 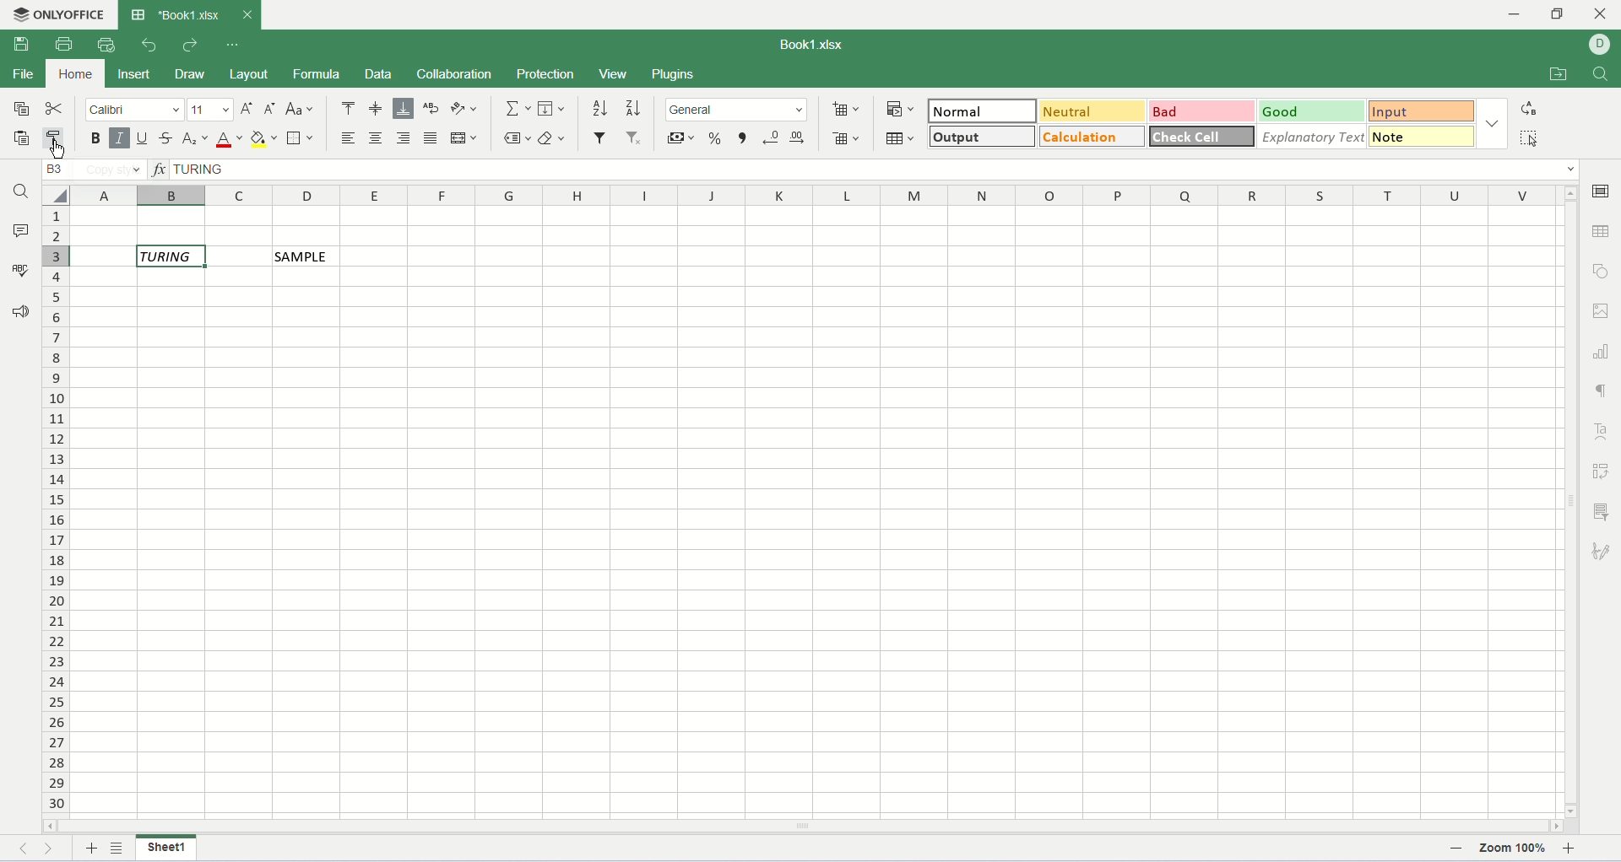 What do you see at coordinates (108, 45) in the screenshot?
I see `quick print` at bounding box center [108, 45].